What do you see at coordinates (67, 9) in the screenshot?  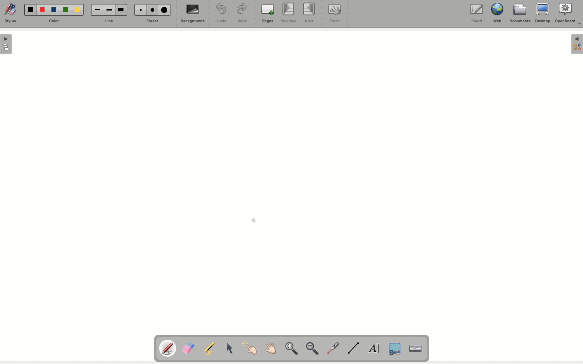 I see `Green` at bounding box center [67, 9].